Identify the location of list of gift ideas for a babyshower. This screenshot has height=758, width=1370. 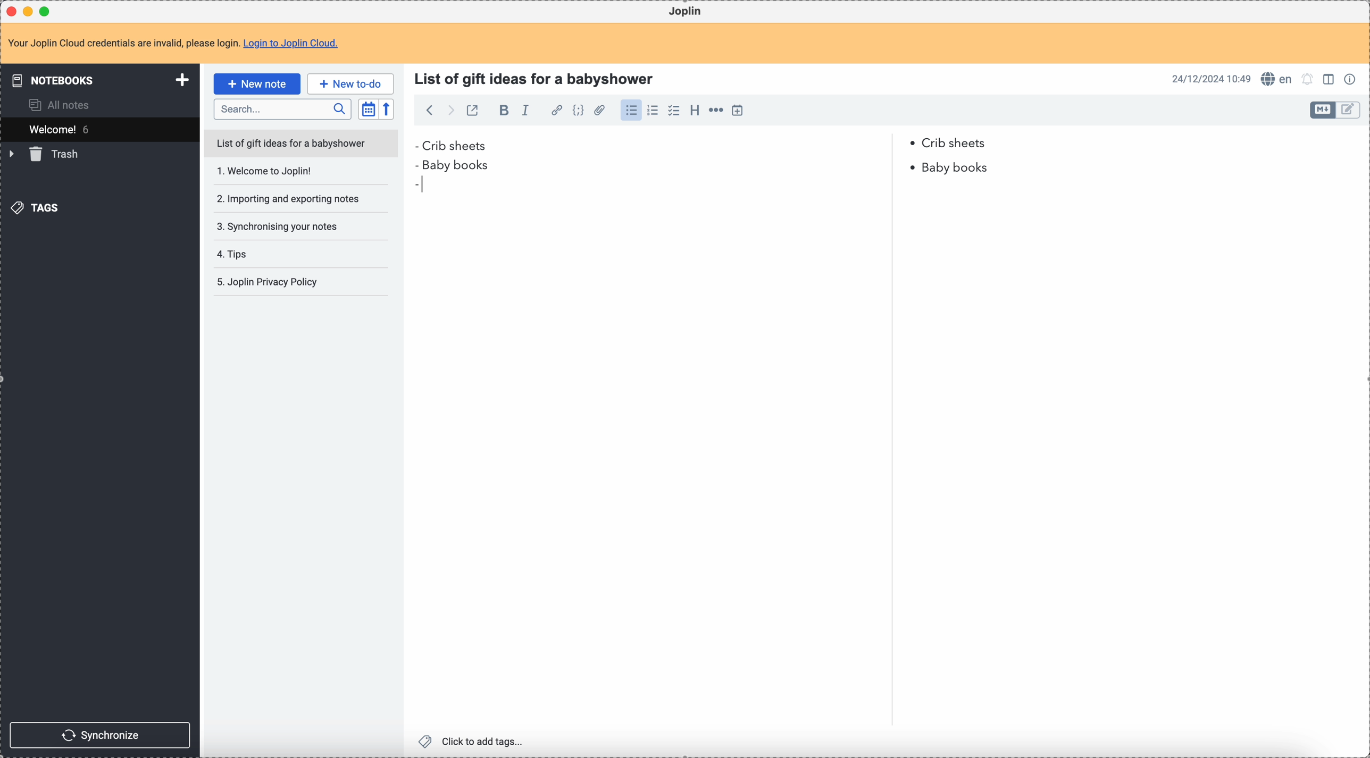
(303, 145).